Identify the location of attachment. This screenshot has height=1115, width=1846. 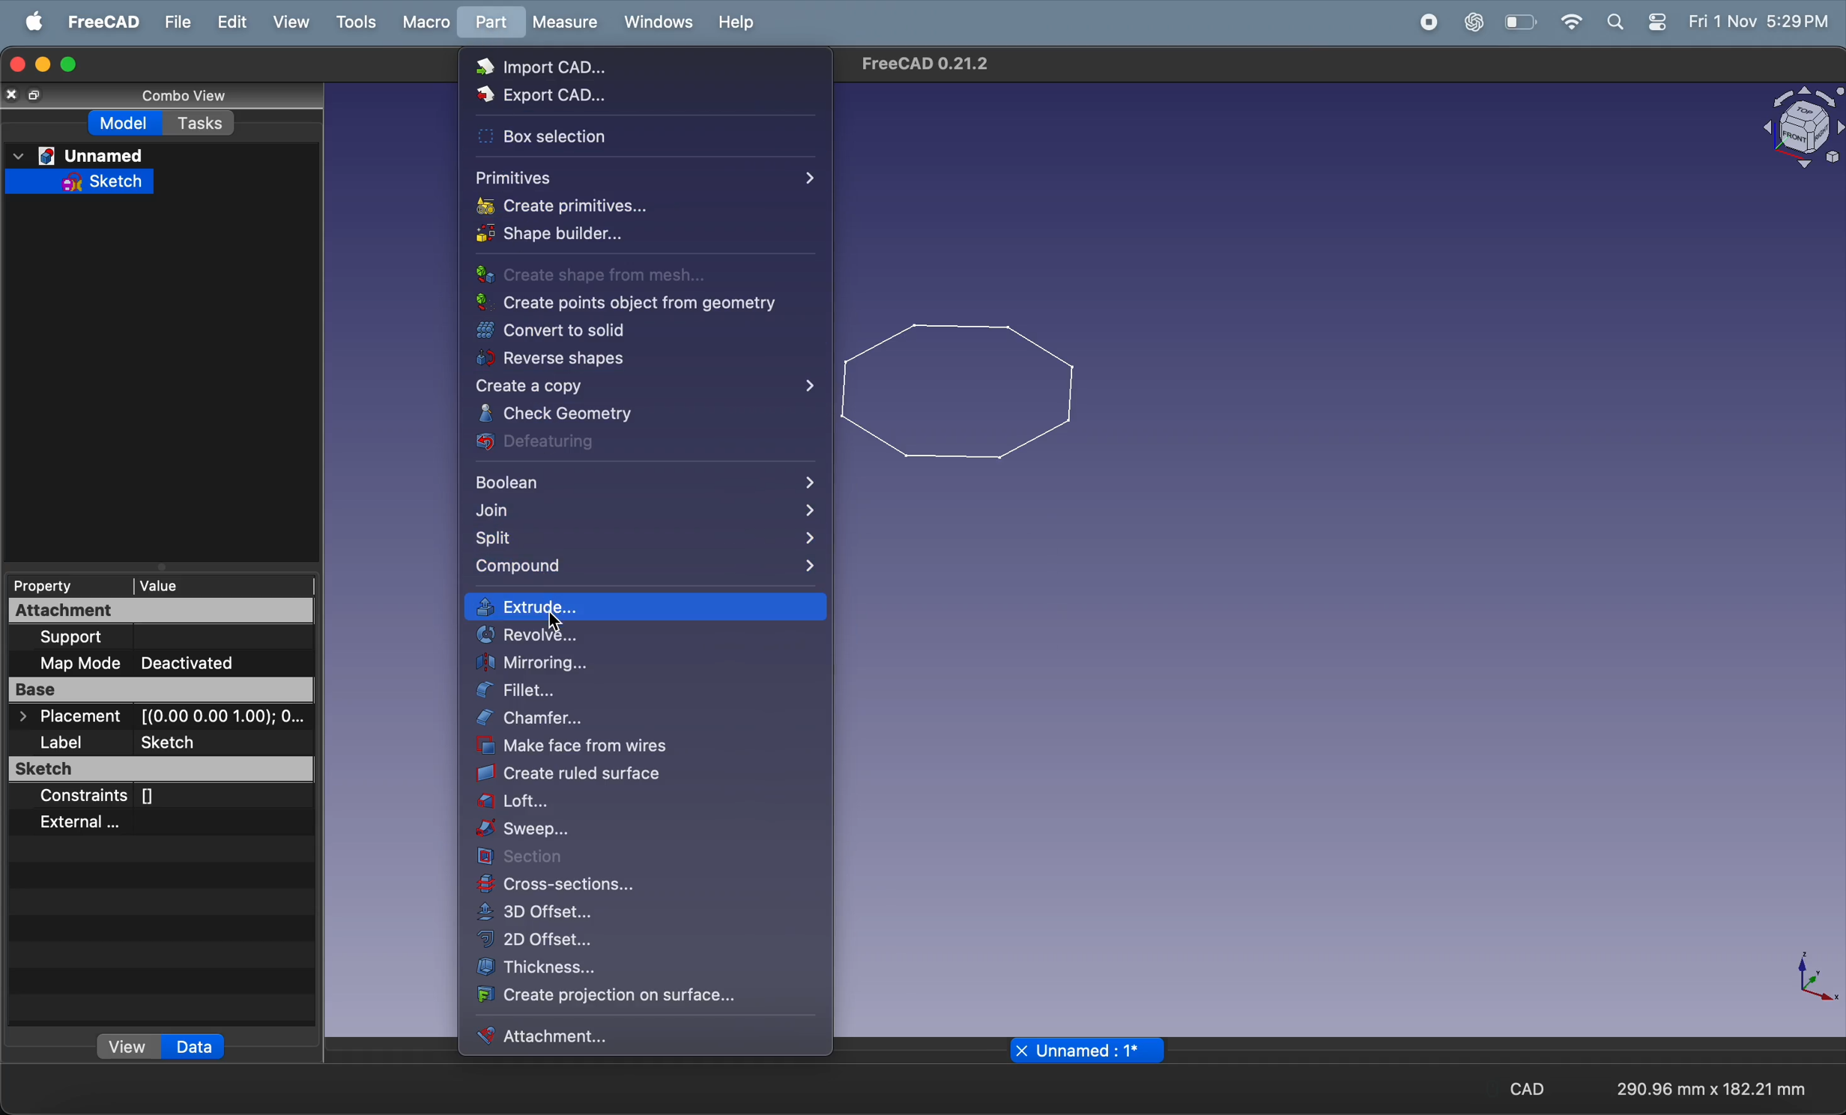
(163, 613).